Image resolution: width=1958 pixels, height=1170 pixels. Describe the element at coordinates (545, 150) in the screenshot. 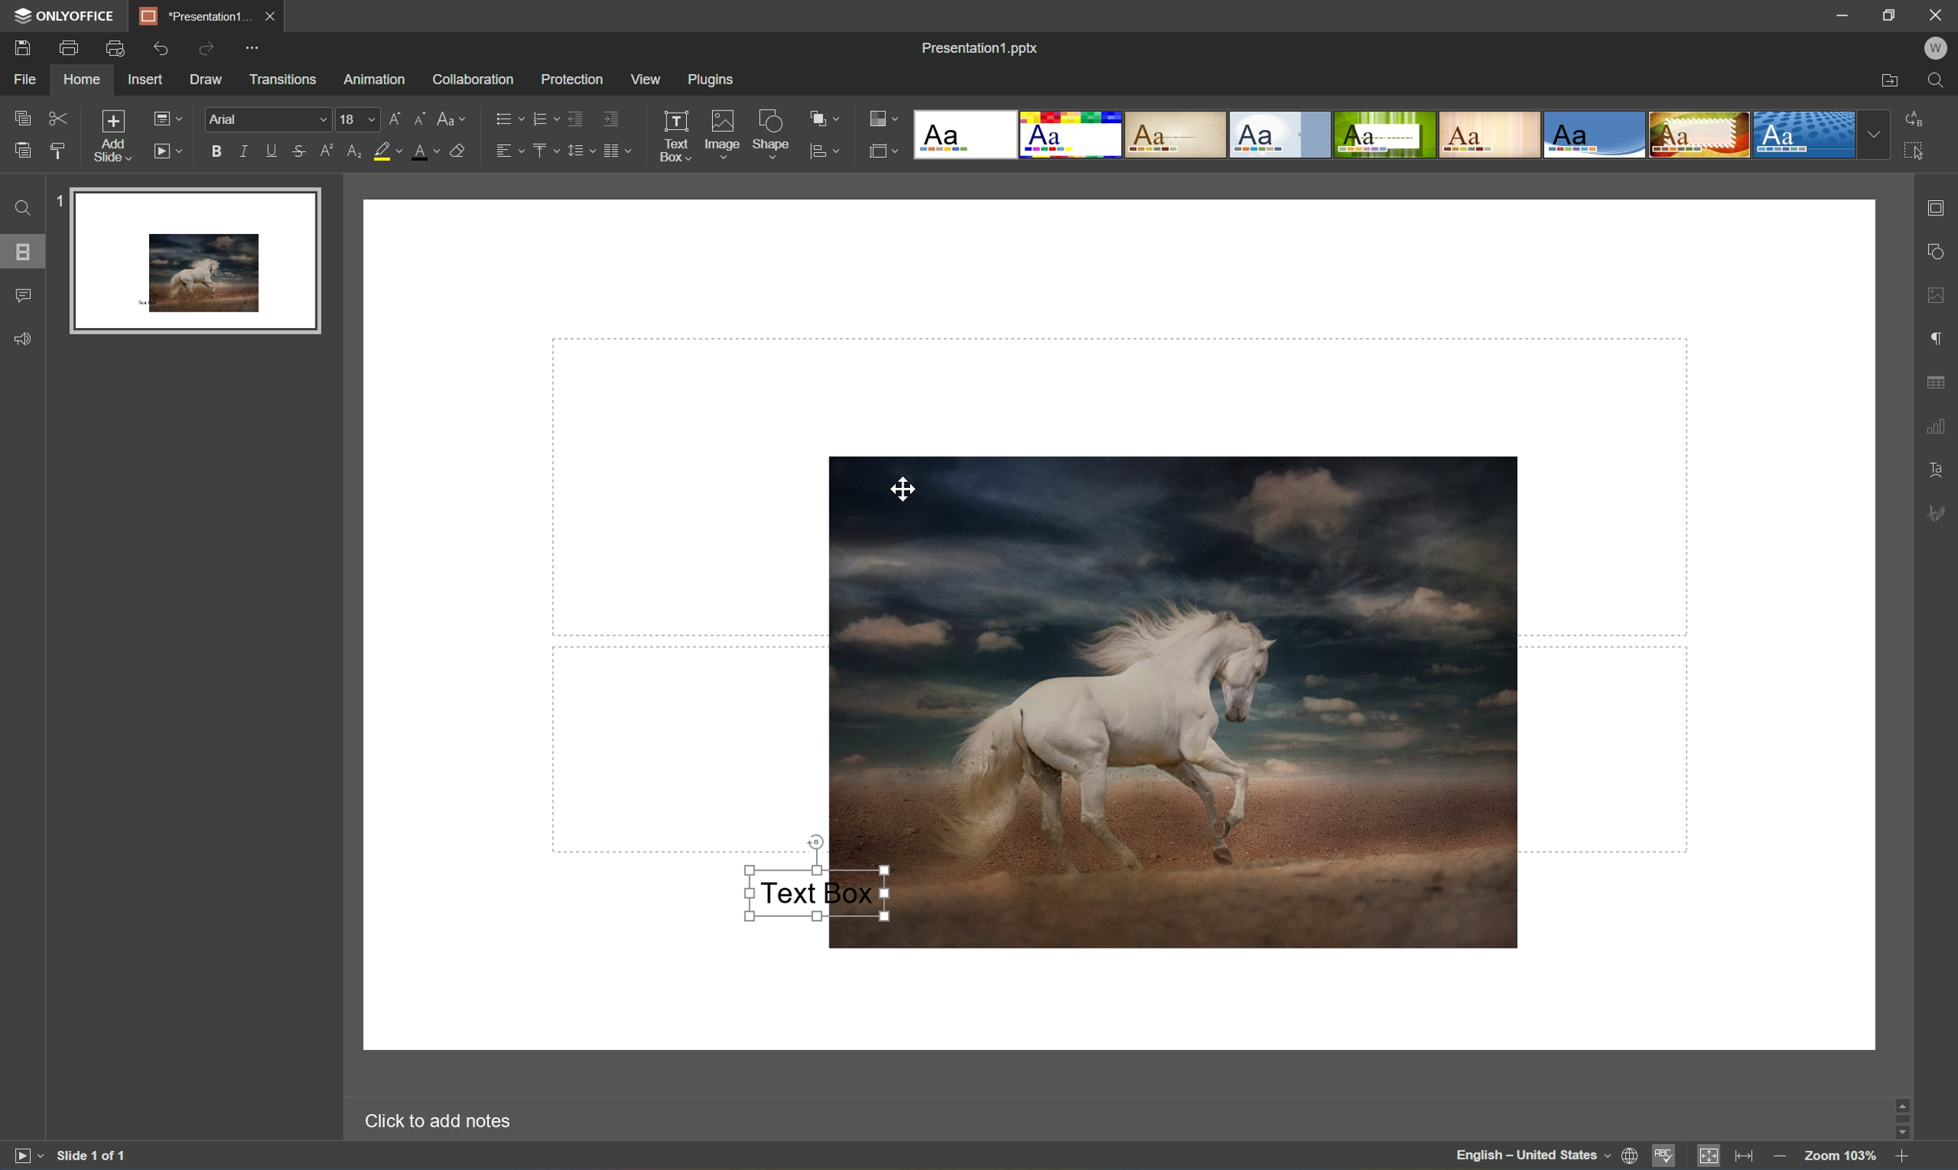

I see `Vertical align` at that location.